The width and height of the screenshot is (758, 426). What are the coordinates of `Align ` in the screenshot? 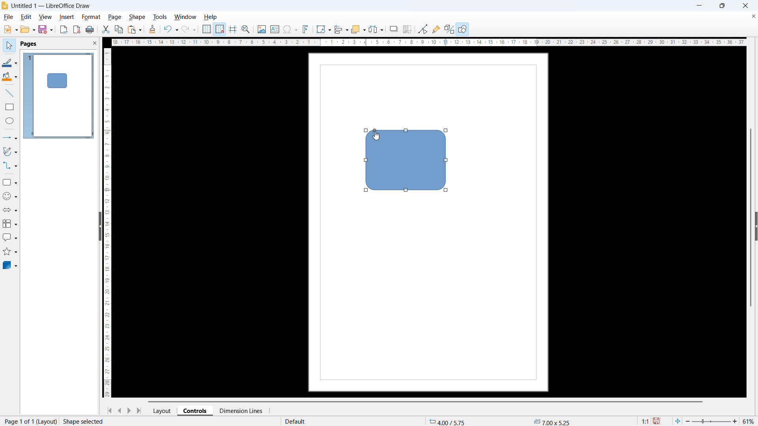 It's located at (341, 30).